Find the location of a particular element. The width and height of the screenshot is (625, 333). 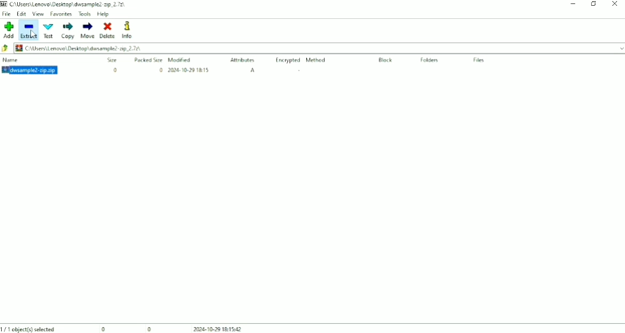

Back is located at coordinates (6, 49).